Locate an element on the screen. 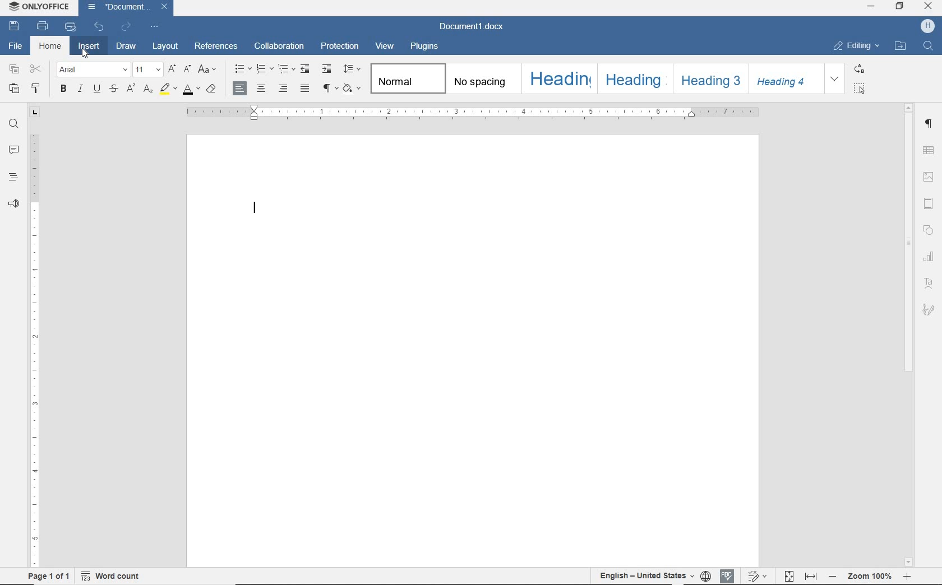 The height and width of the screenshot is (585, 942). Document1.docx(document name) is located at coordinates (471, 27).